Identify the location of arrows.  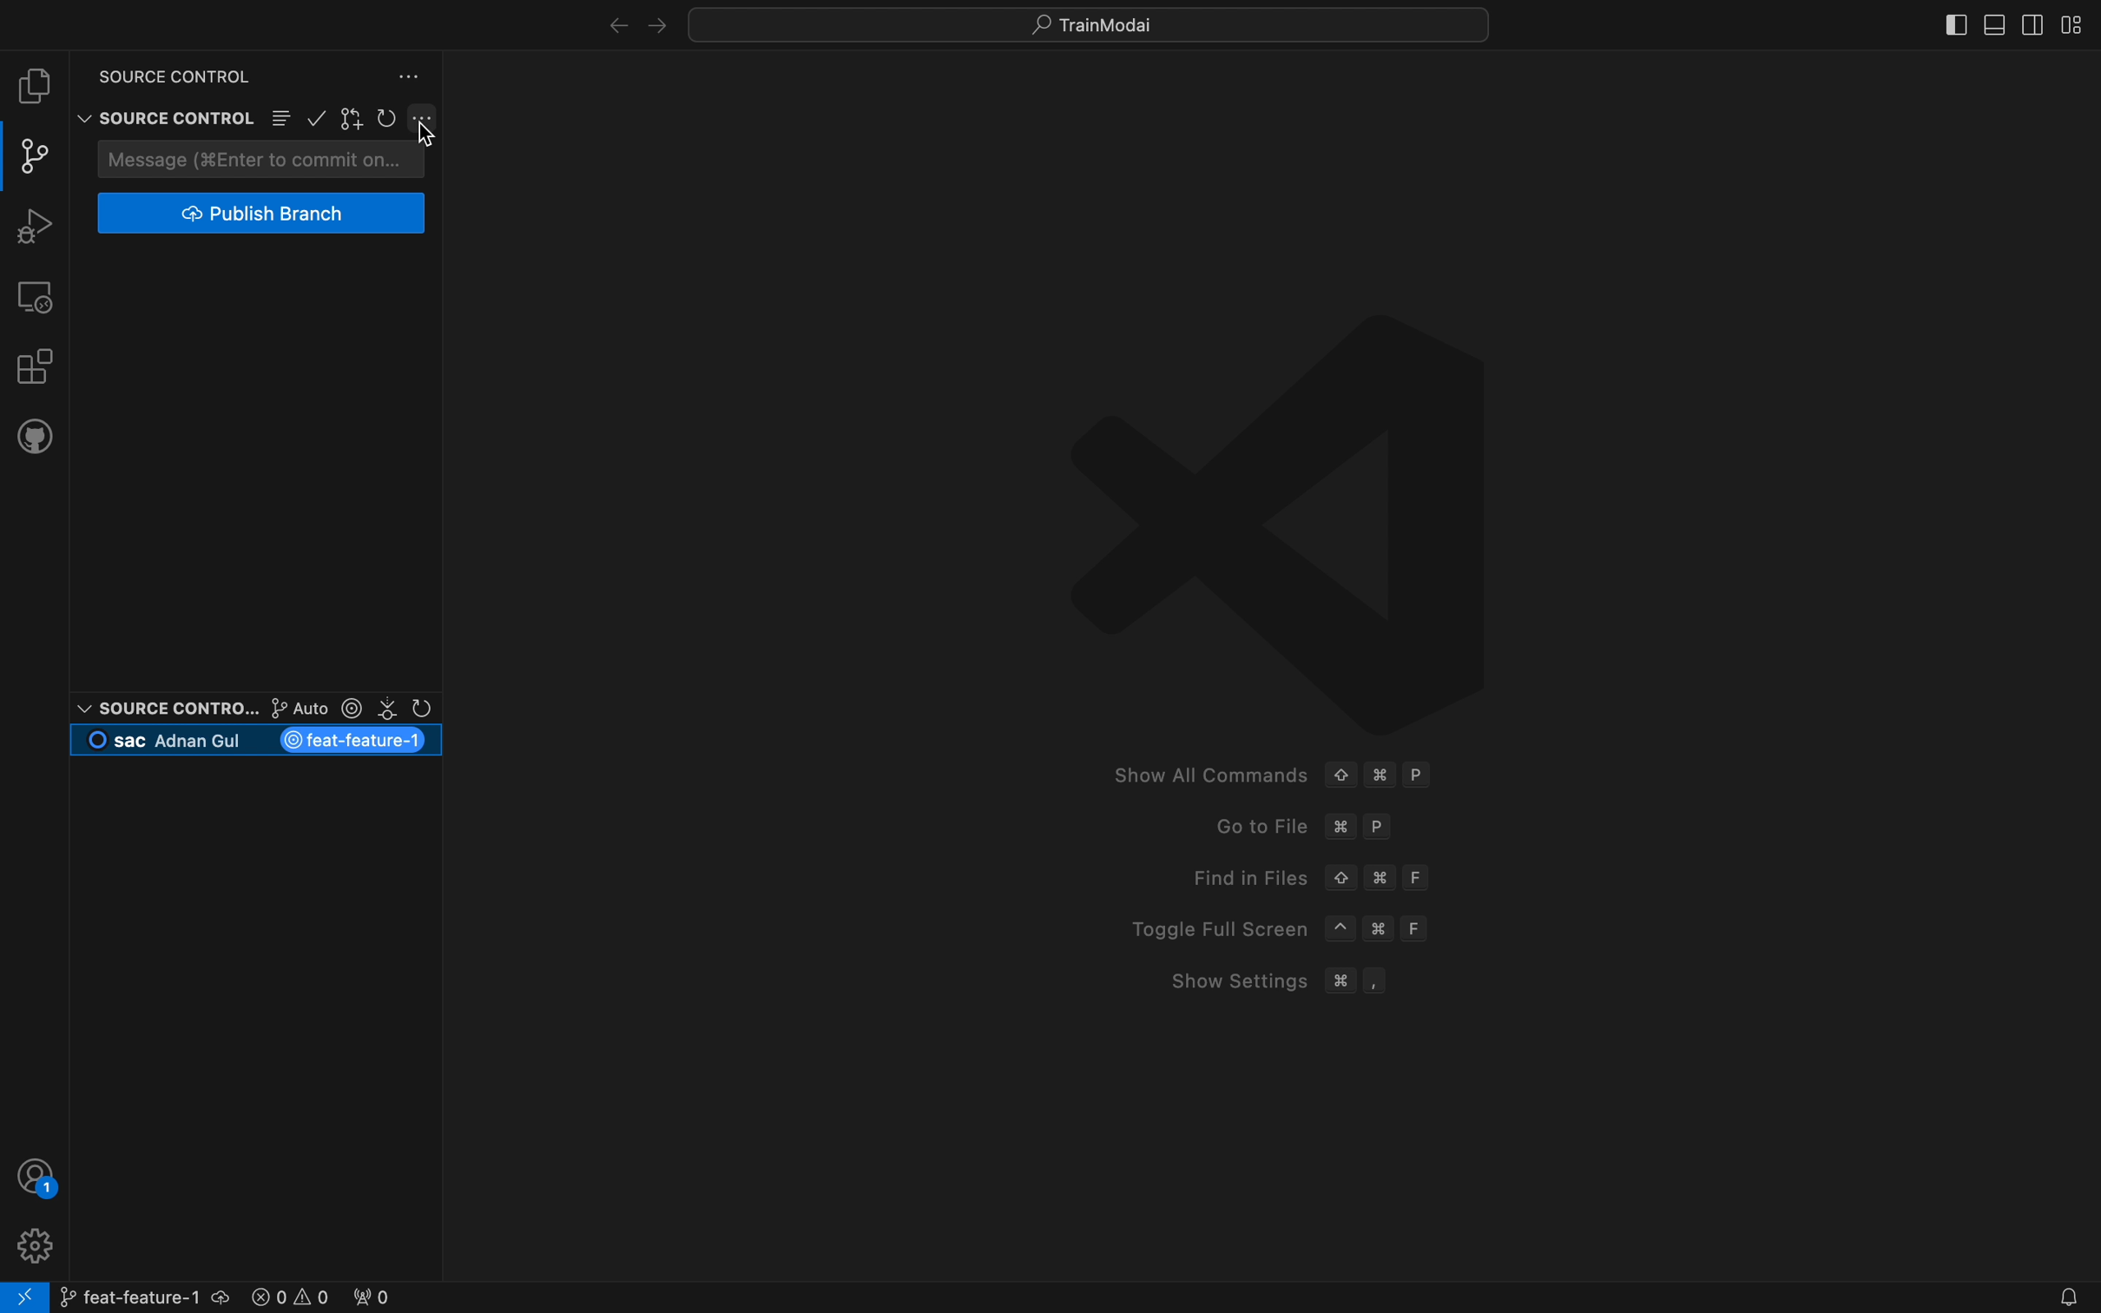
(629, 23).